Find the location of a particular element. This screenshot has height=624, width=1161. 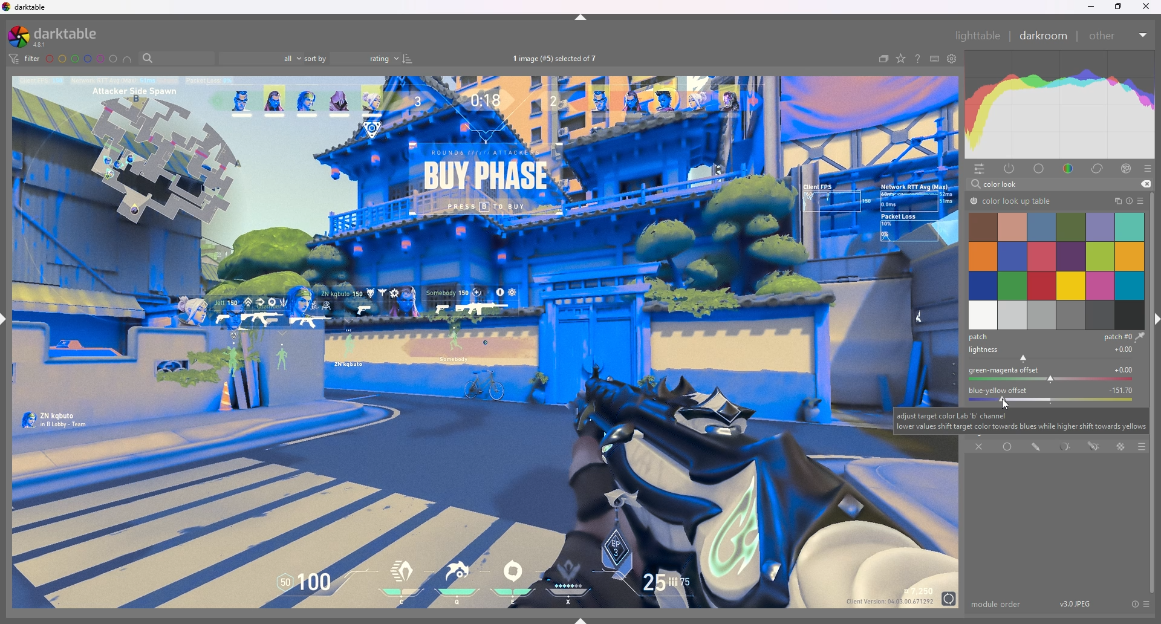

color look is located at coordinates (1003, 184).